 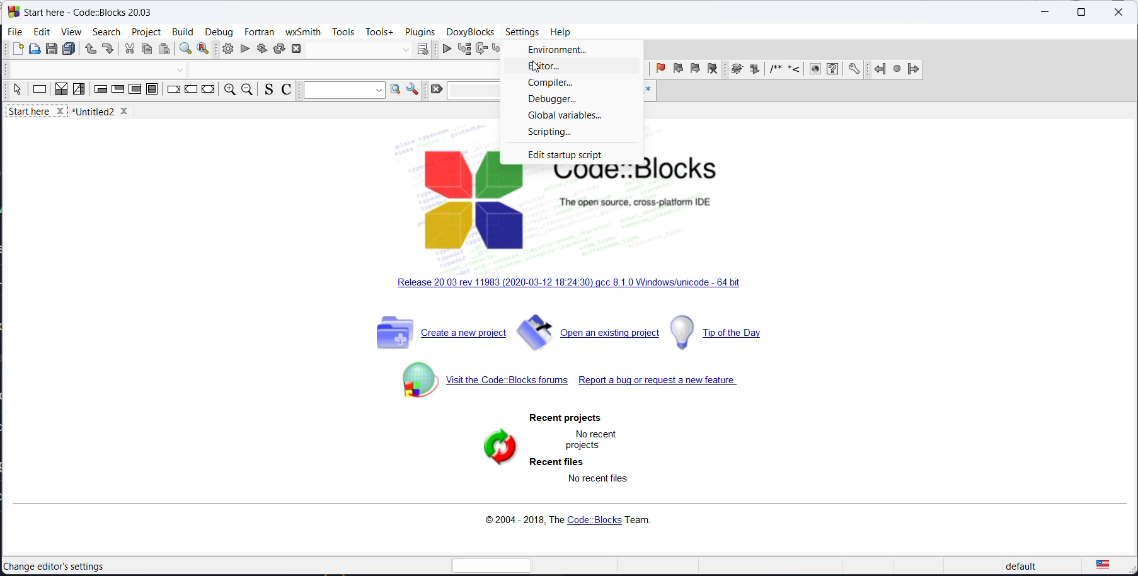 What do you see at coordinates (568, 115) in the screenshot?
I see `global variables` at bounding box center [568, 115].